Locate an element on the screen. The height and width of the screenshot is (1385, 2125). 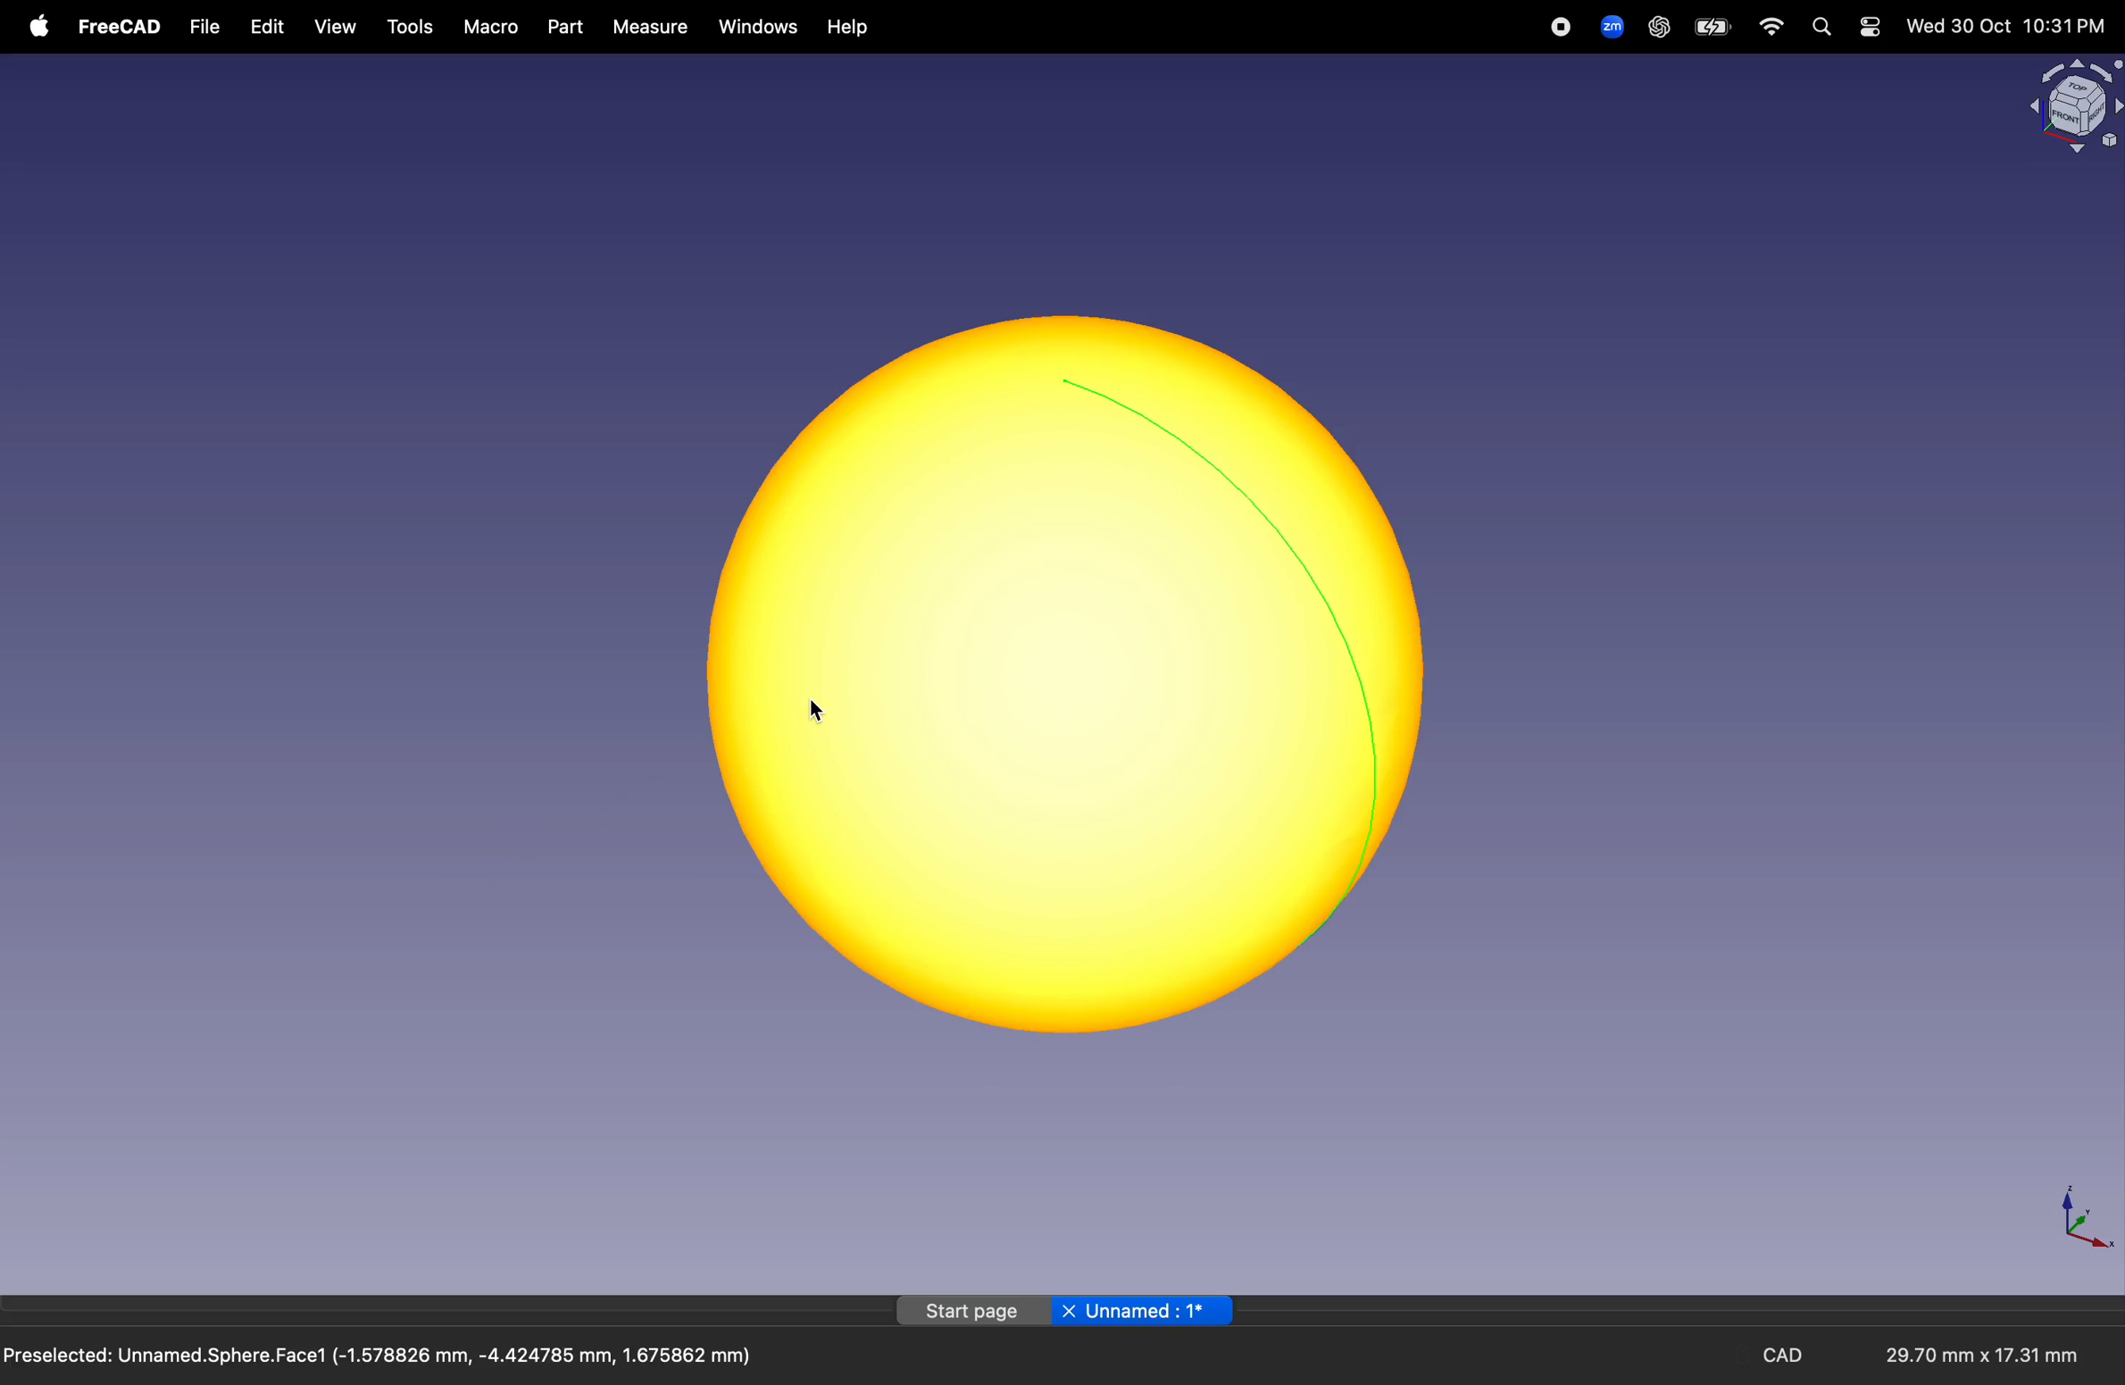
free Cad is located at coordinates (120, 29).